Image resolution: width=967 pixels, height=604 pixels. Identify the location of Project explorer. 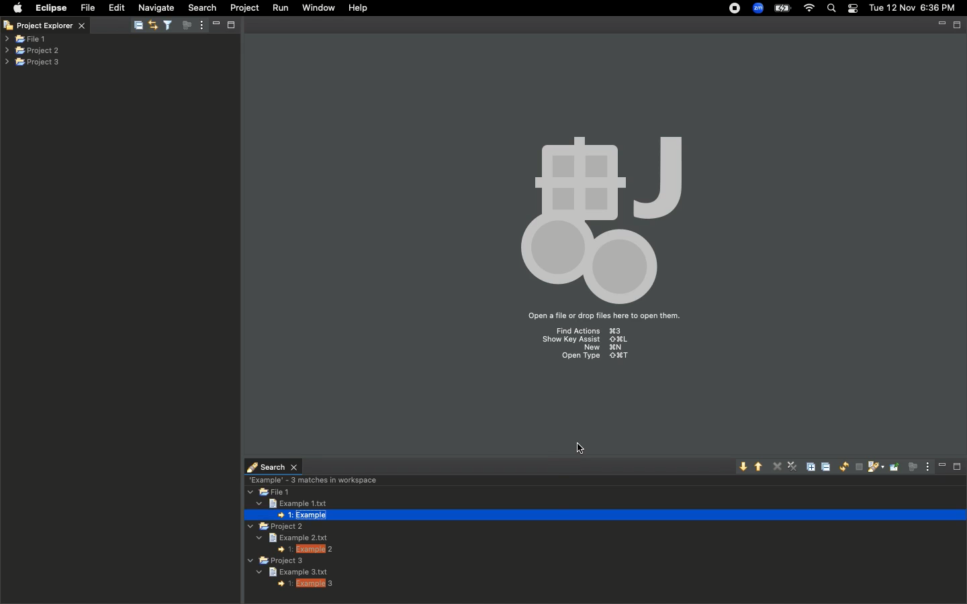
(54, 25).